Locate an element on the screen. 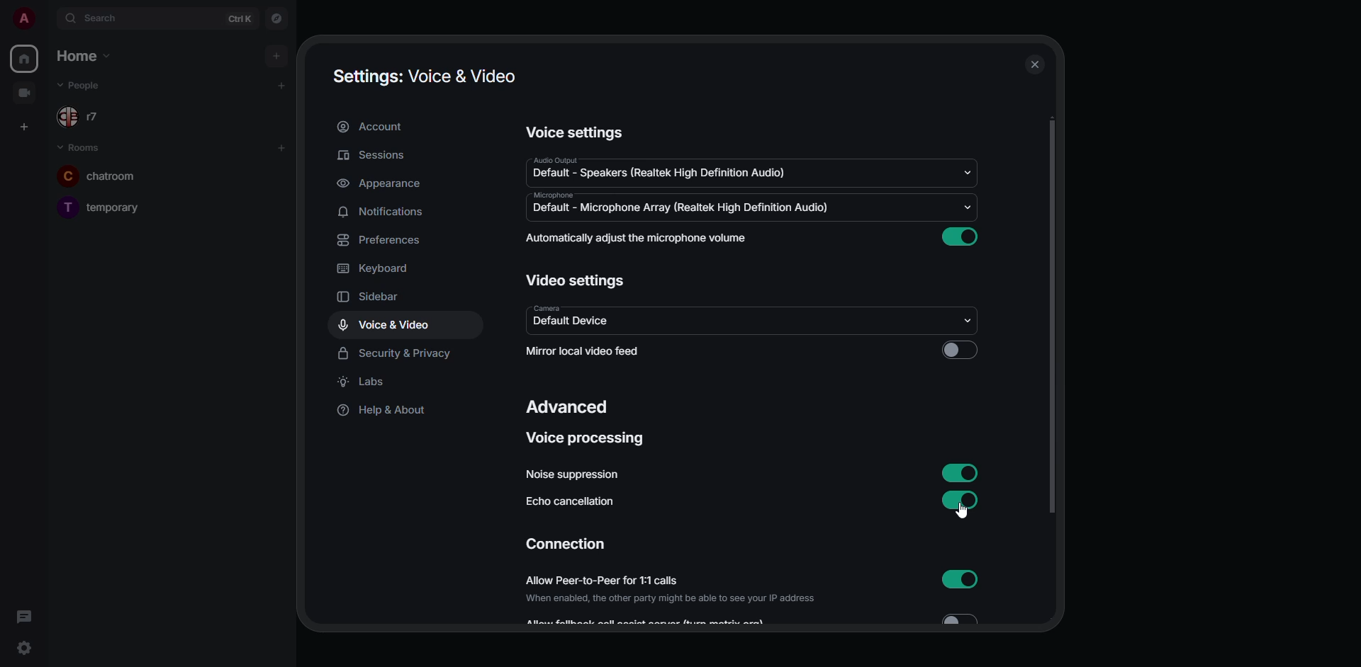 Image resolution: width=1361 pixels, height=667 pixels. add is located at coordinates (284, 149).